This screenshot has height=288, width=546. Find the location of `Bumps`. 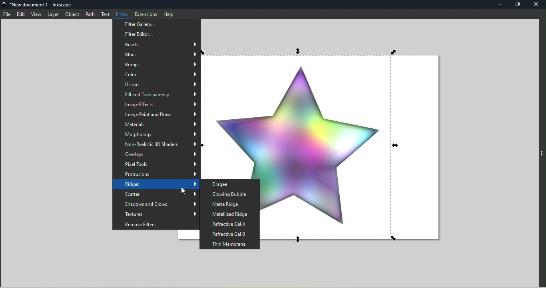

Bumps is located at coordinates (156, 65).